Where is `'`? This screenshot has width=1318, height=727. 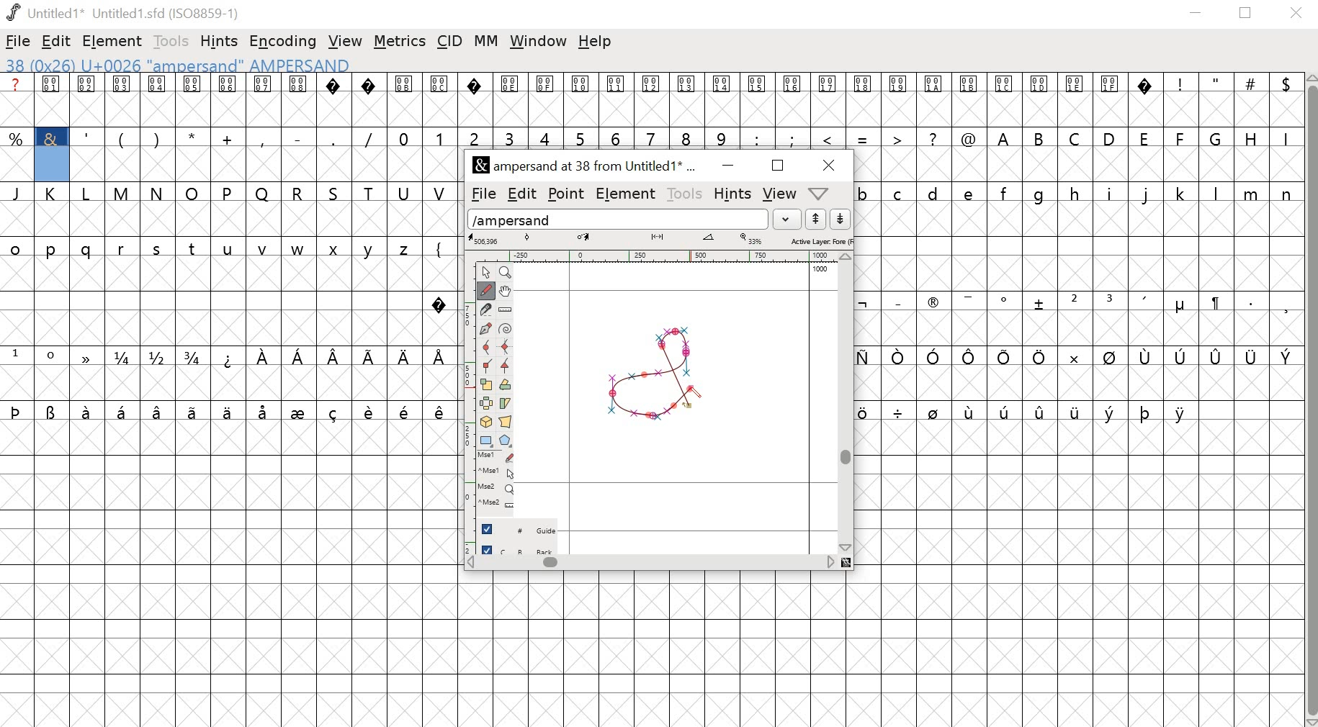 ' is located at coordinates (1147, 302).